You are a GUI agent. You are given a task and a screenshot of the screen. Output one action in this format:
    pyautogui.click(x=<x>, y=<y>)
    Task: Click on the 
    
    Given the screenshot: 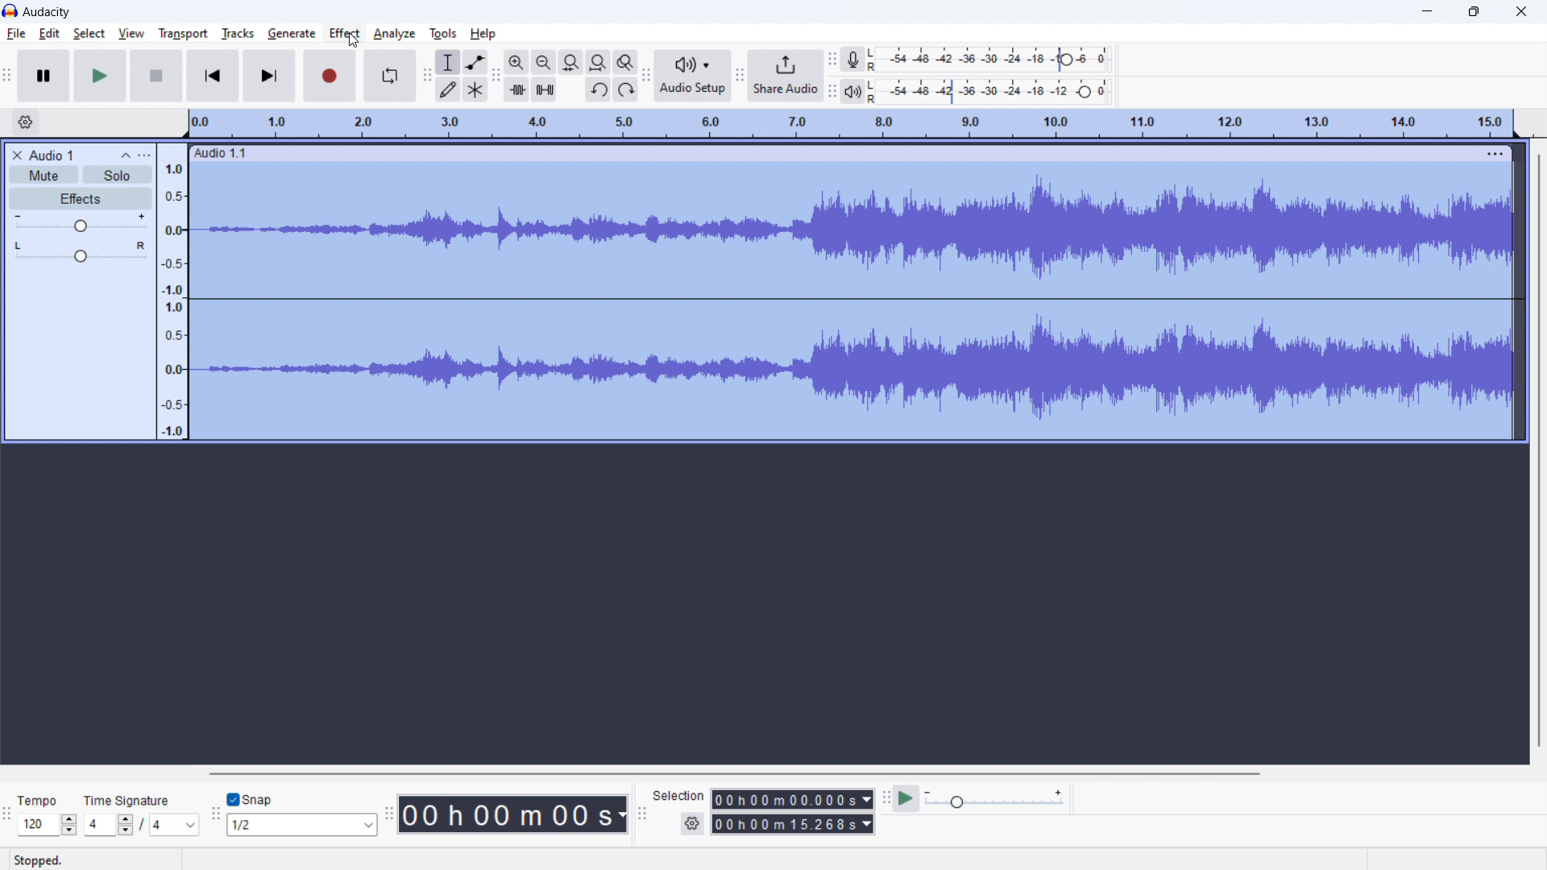 What is the action you would take?
    pyautogui.click(x=426, y=75)
    